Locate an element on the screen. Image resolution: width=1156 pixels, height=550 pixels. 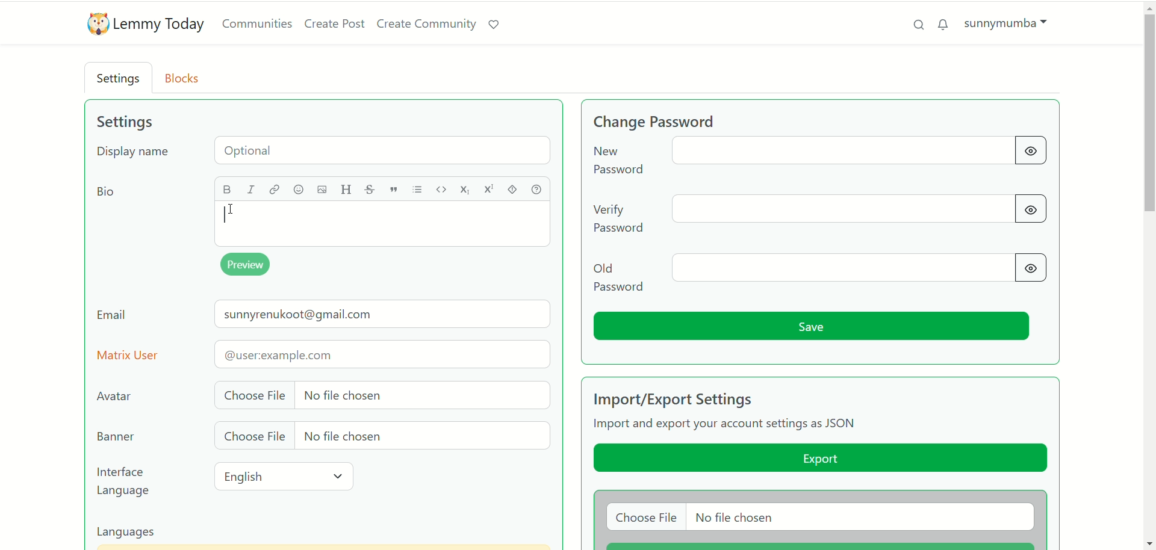
strikethrough is located at coordinates (368, 190).